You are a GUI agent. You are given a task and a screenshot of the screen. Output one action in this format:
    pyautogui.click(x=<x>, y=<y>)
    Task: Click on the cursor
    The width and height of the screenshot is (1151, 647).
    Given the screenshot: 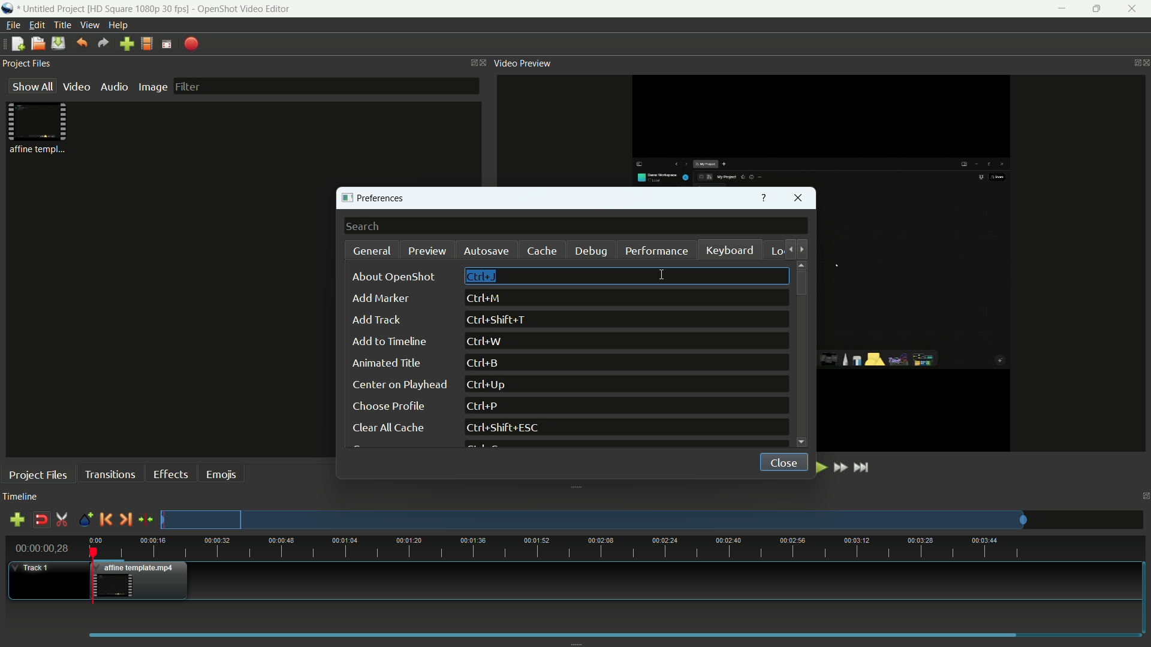 What is the action you would take?
    pyautogui.click(x=663, y=275)
    